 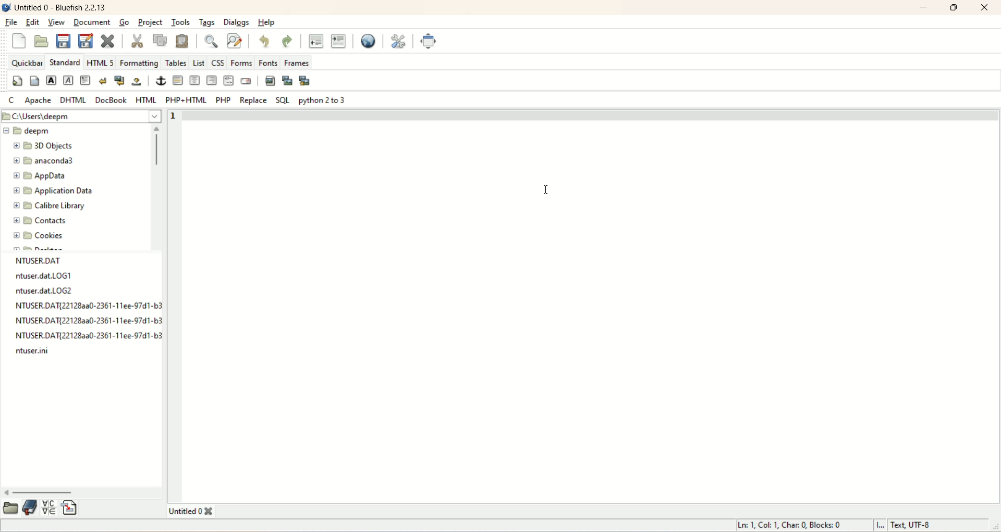 What do you see at coordinates (211, 80) in the screenshot?
I see `right justify` at bounding box center [211, 80].